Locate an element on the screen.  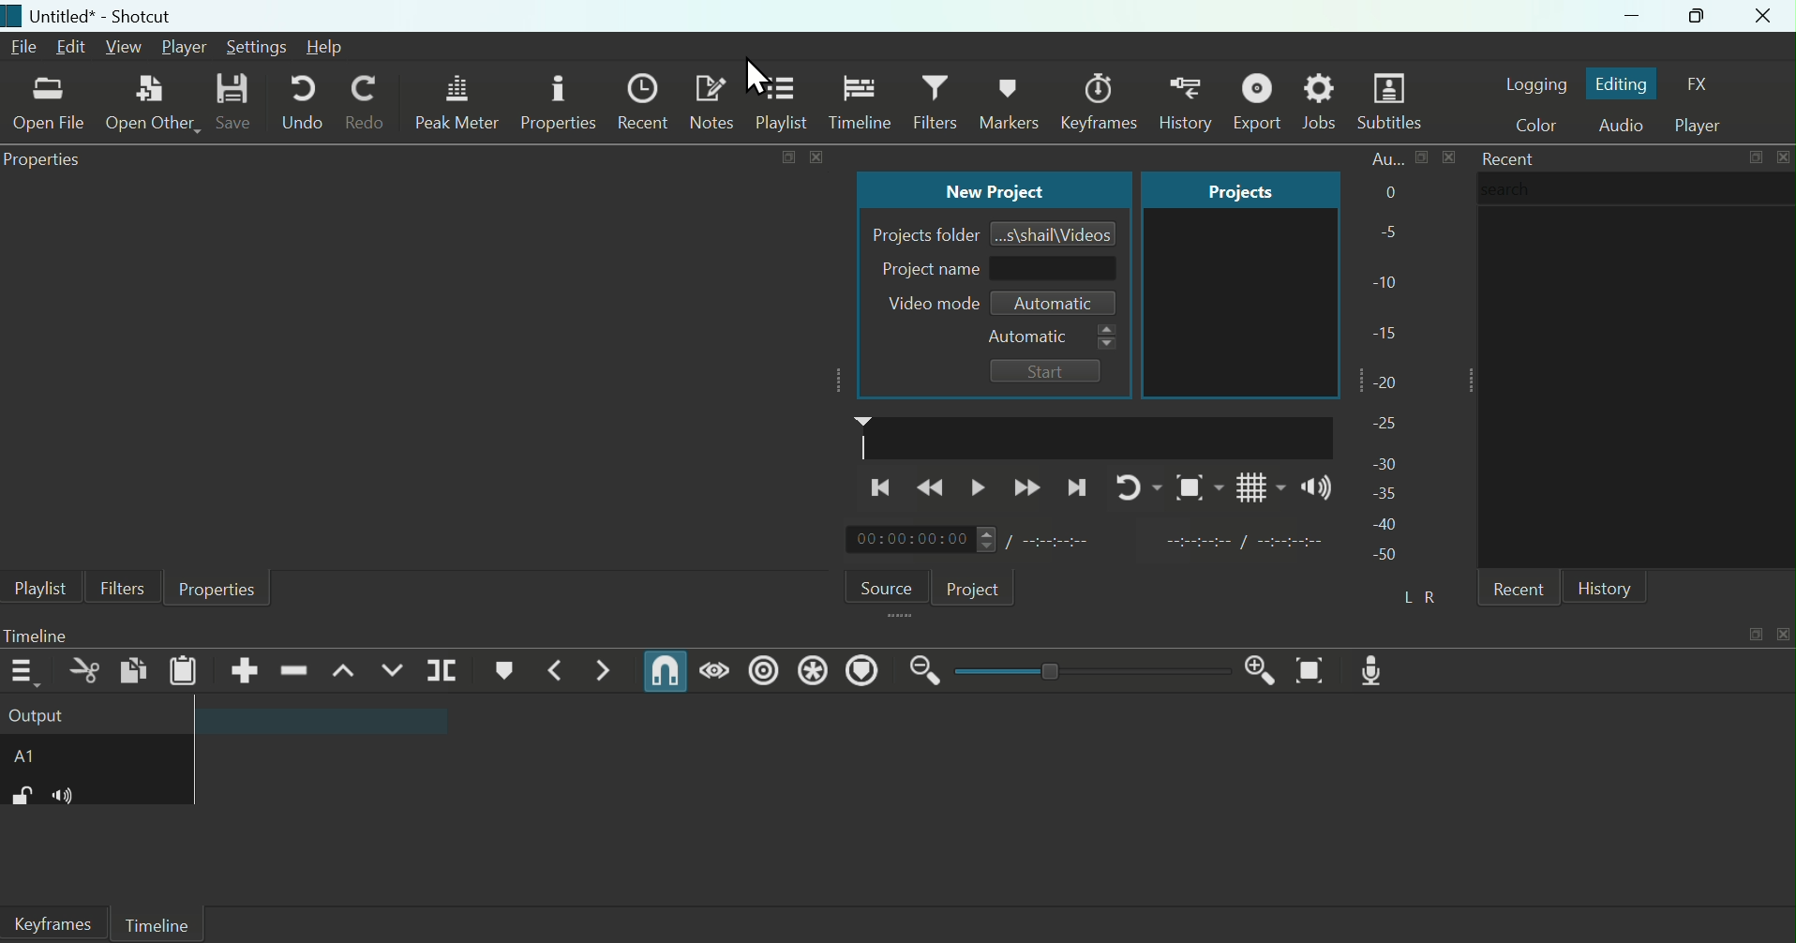
Markers is located at coordinates (1100, 94).